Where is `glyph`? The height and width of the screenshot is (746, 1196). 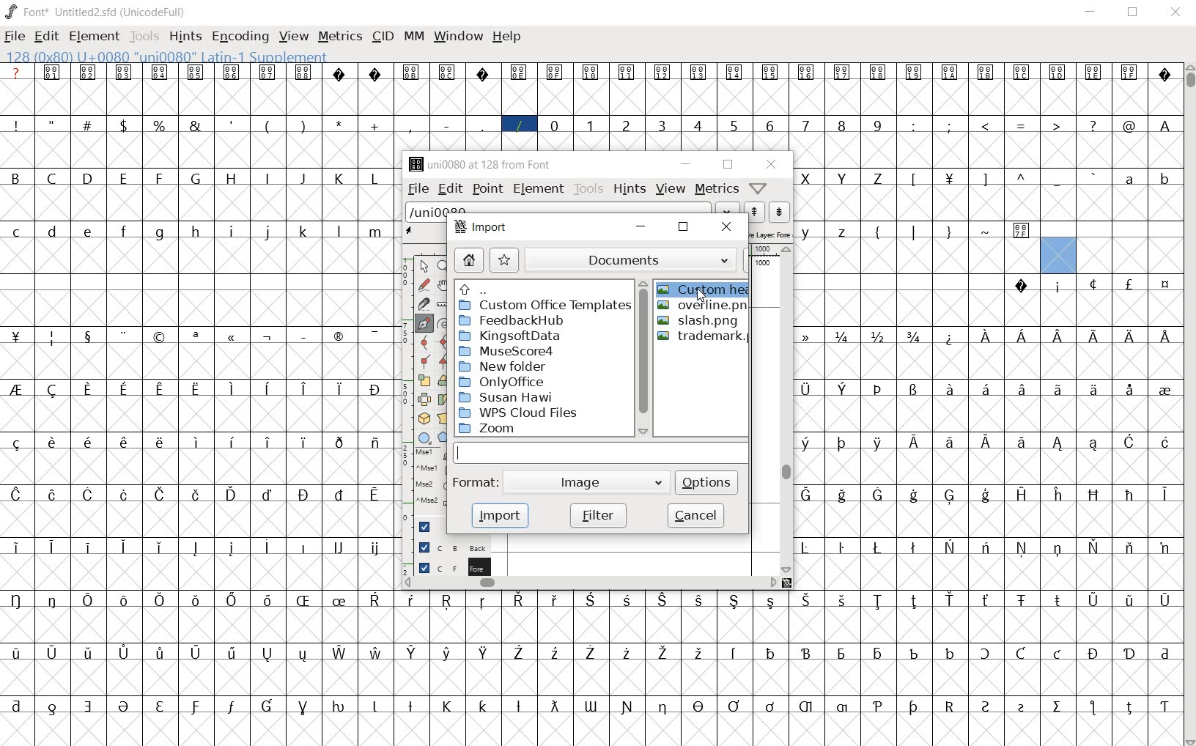
glyph is located at coordinates (377, 652).